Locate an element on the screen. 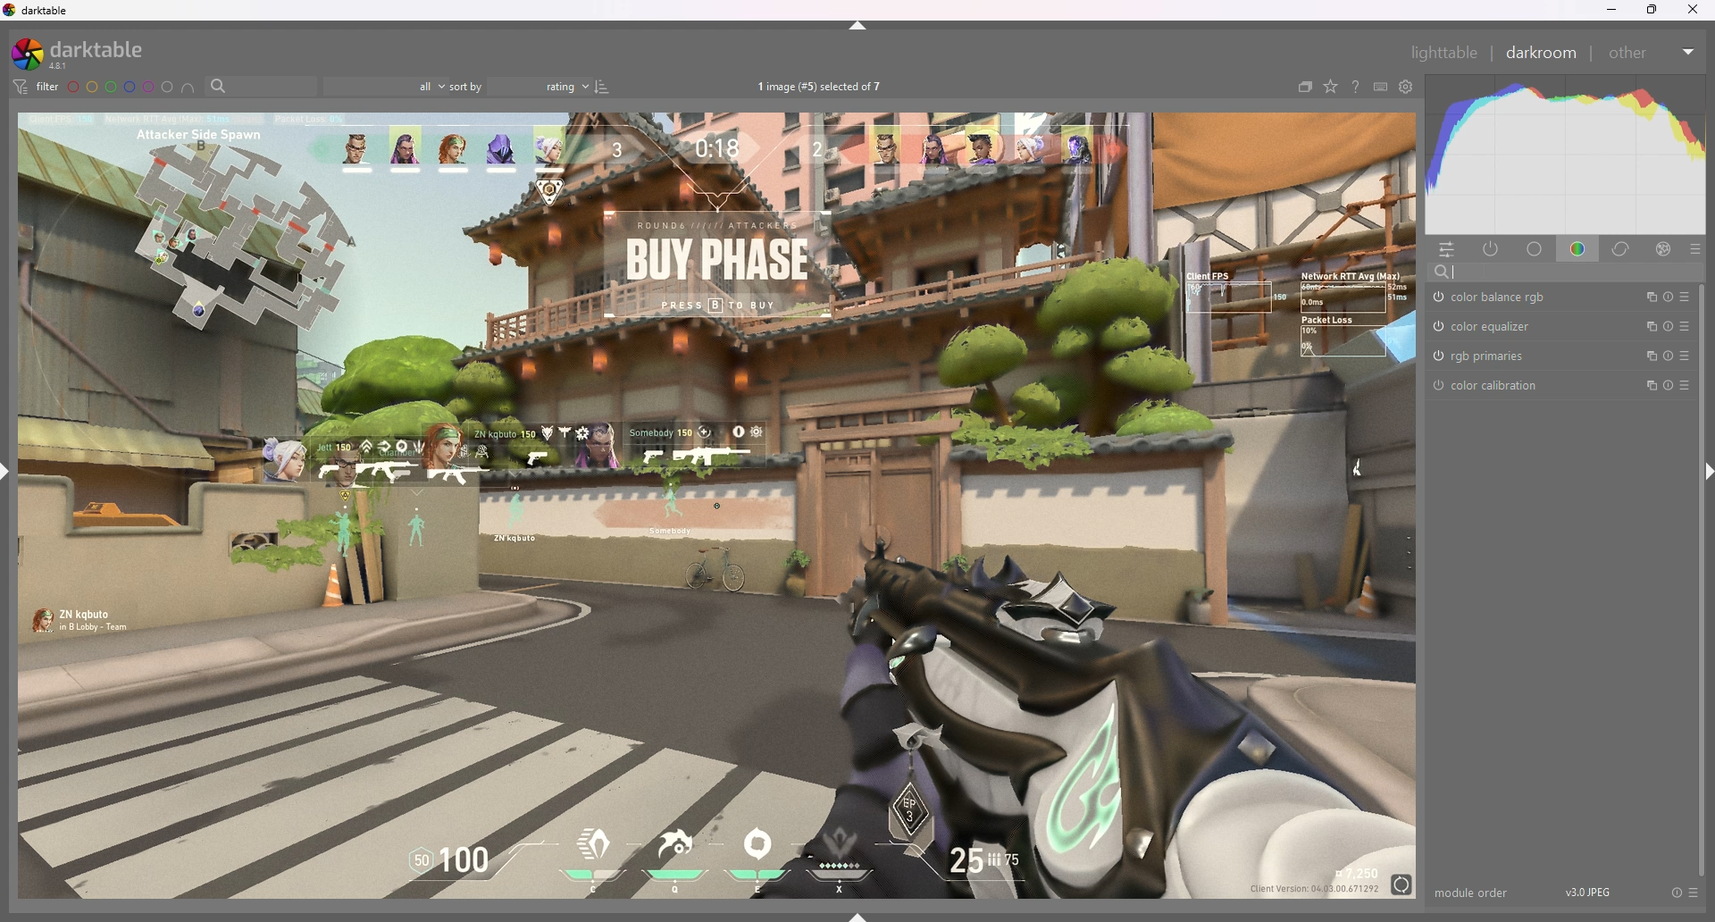 This screenshot has width=1715, height=922. heat graph is located at coordinates (1565, 155).